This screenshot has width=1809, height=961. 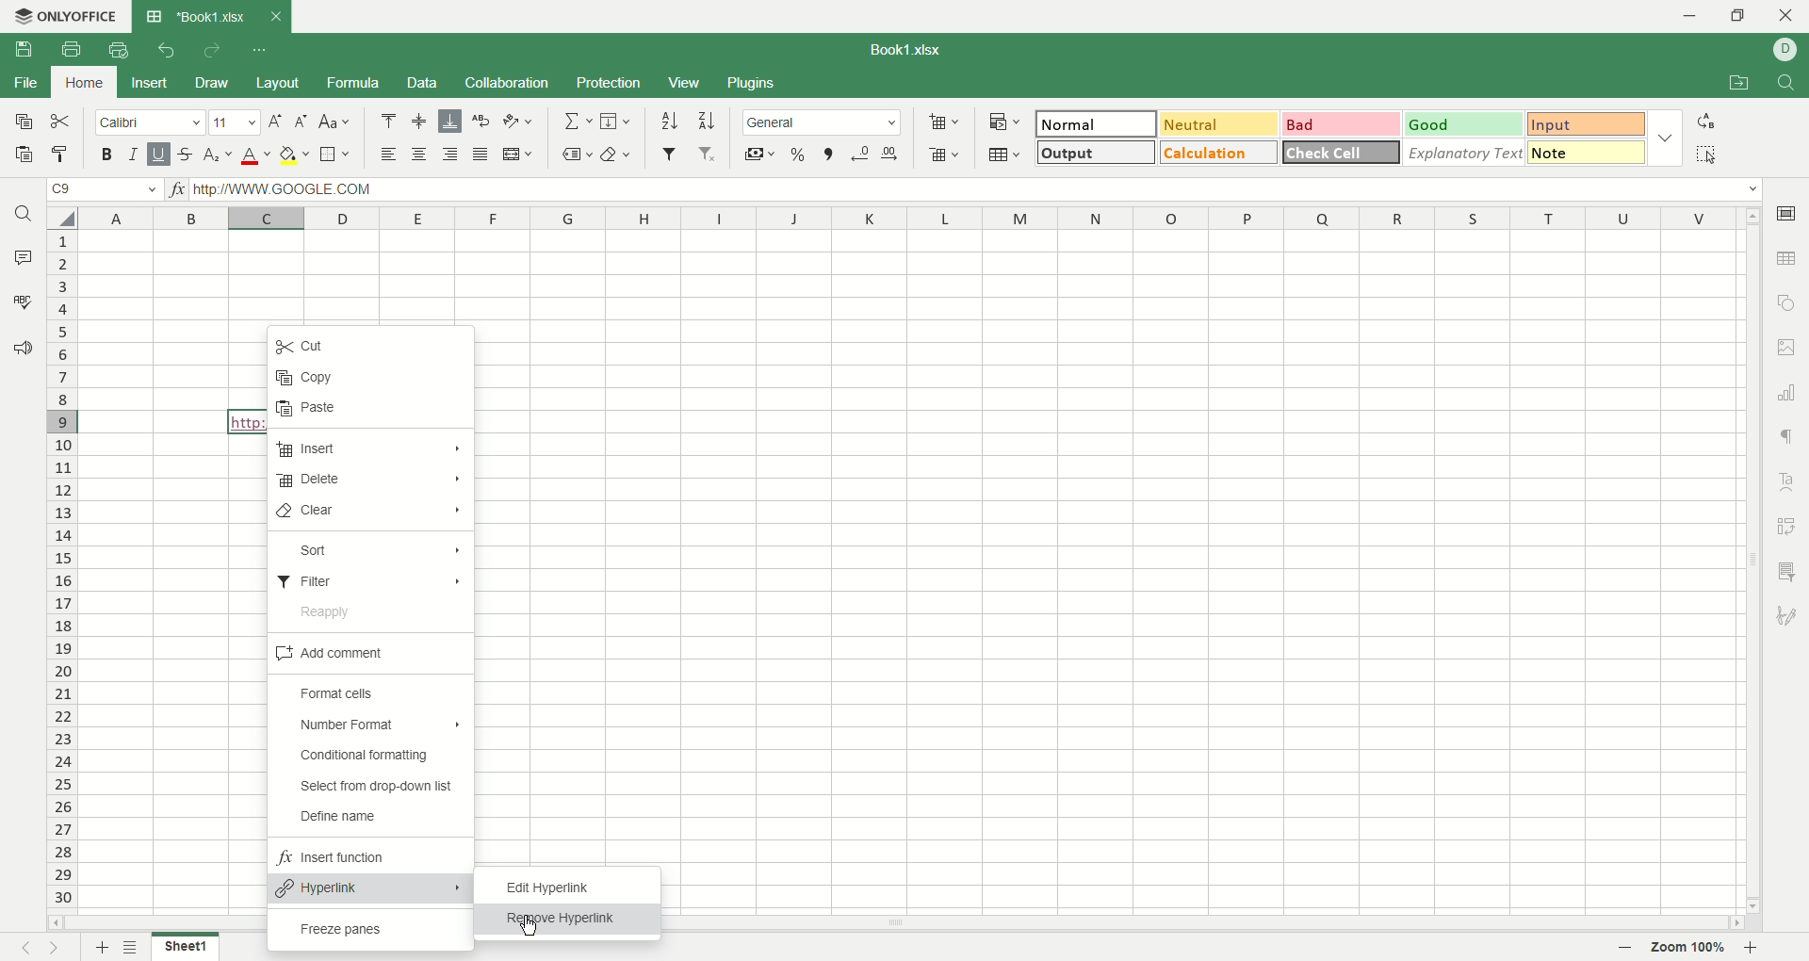 I want to click on select from drop down, so click(x=374, y=785).